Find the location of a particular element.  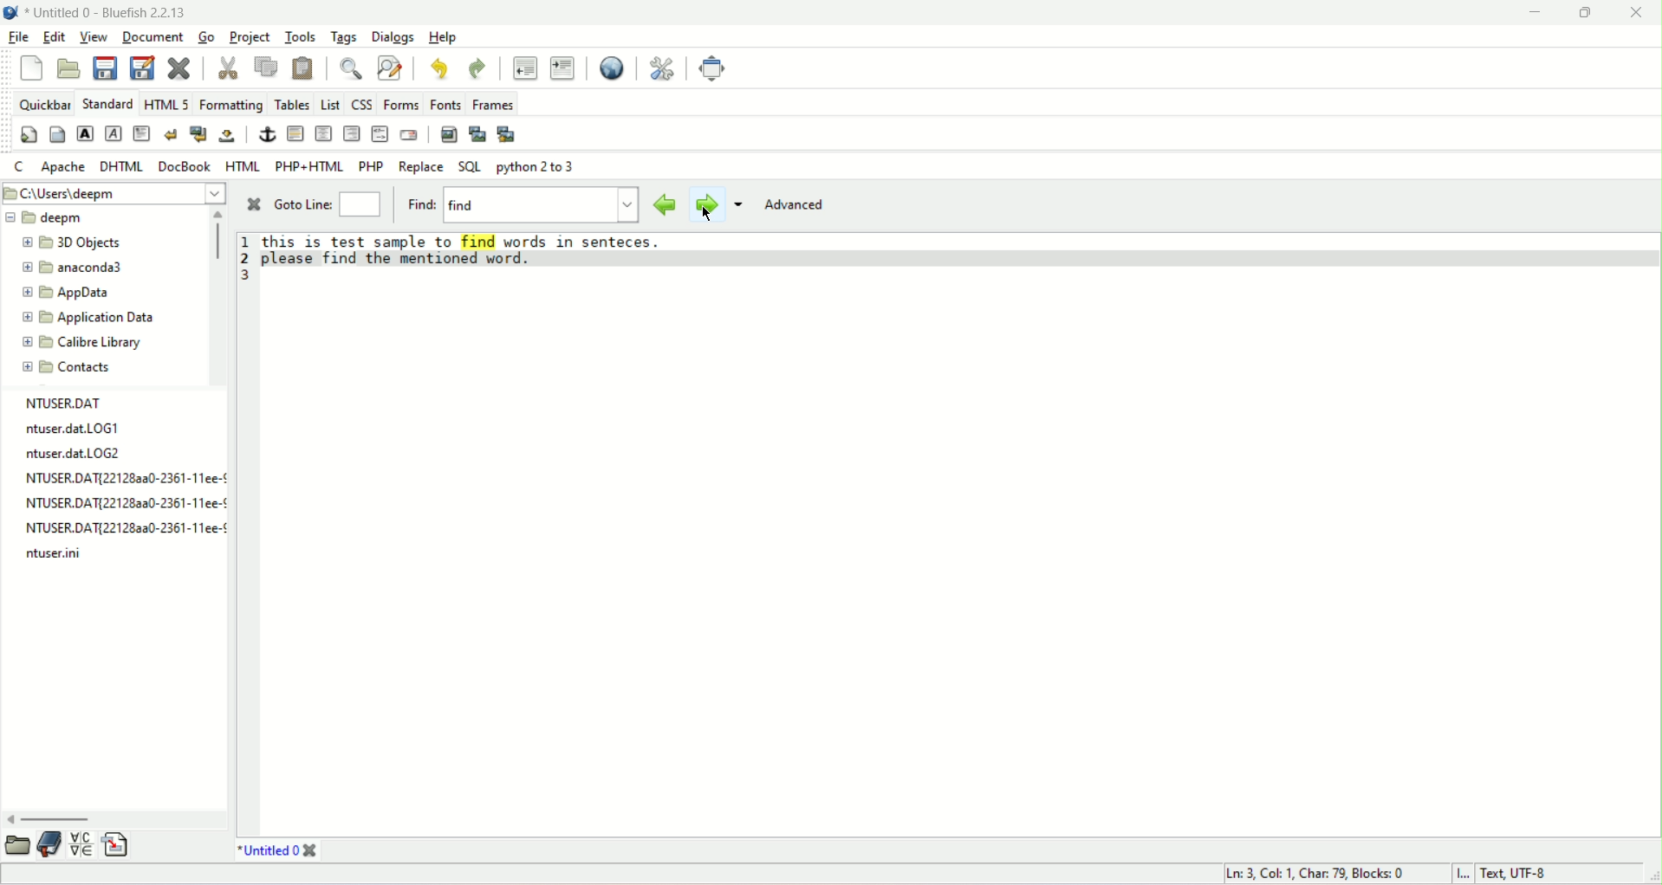

cursor is located at coordinates (709, 212).